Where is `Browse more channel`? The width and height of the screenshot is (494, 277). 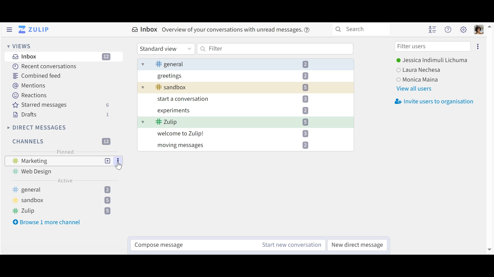 Browse more channel is located at coordinates (47, 222).